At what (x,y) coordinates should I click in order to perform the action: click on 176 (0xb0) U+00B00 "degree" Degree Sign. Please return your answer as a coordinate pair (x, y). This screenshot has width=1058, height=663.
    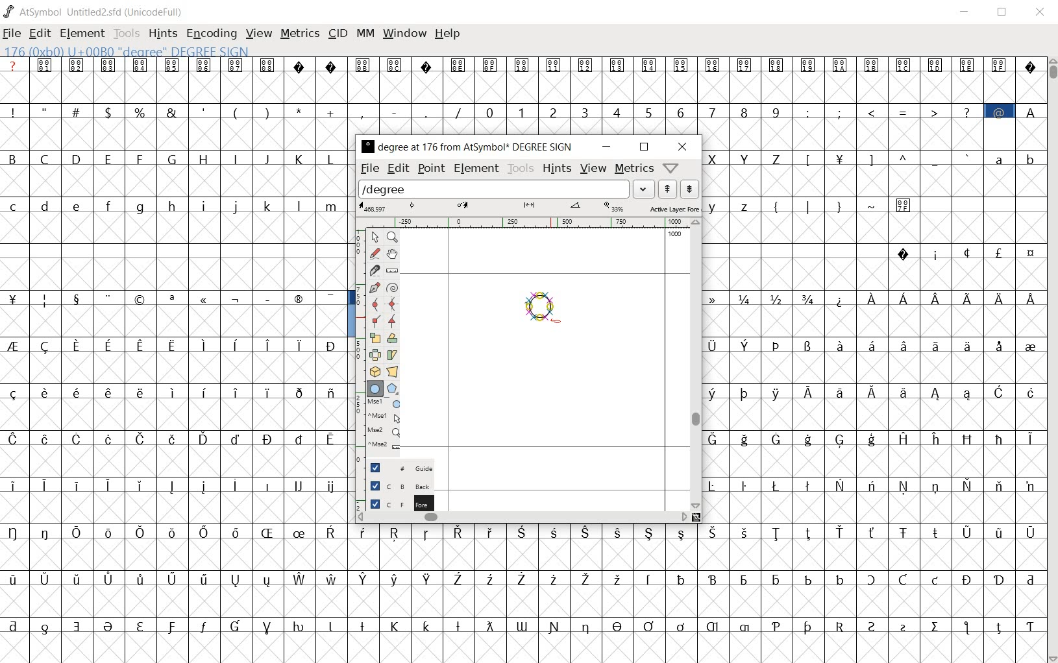
    Looking at the image, I should click on (130, 52).